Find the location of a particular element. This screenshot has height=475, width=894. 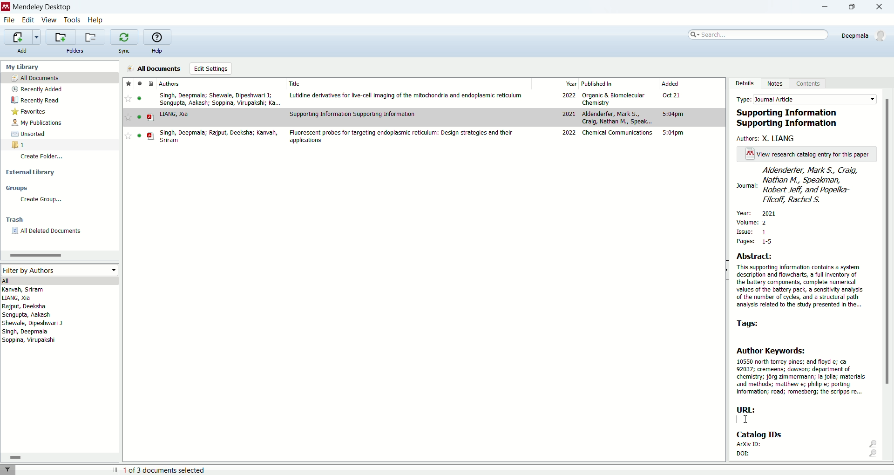

rajput, deeksha is located at coordinates (25, 306).